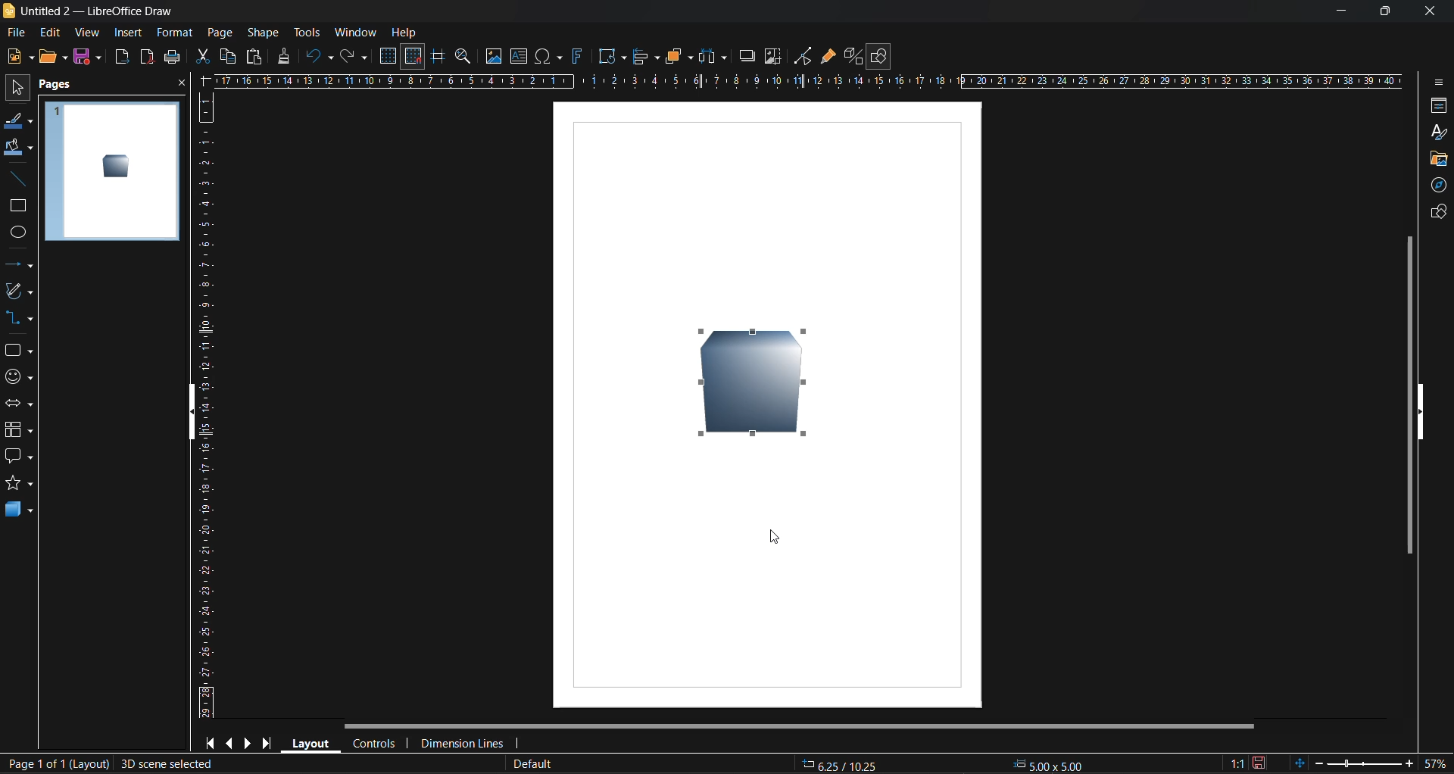 This screenshot has width=1454, height=774. I want to click on image, so click(494, 58).